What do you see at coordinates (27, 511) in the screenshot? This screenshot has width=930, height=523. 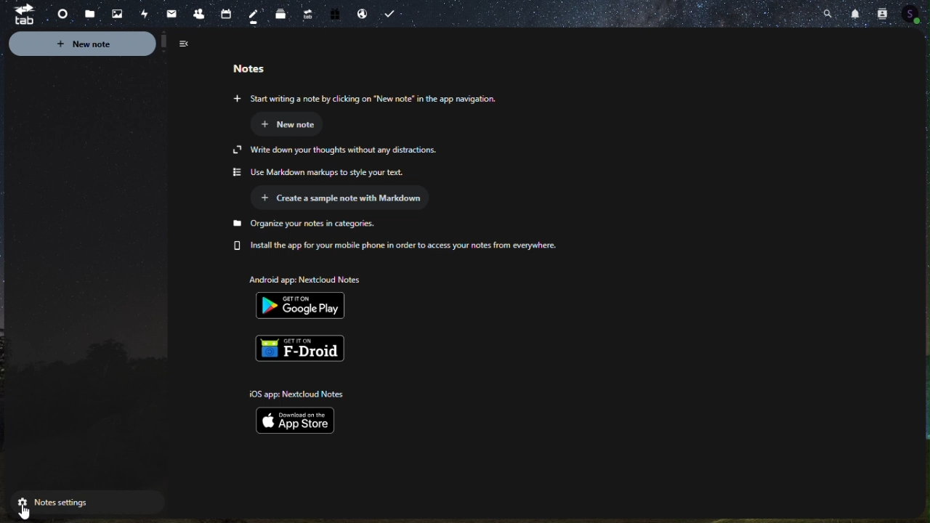 I see `cursor` at bounding box center [27, 511].